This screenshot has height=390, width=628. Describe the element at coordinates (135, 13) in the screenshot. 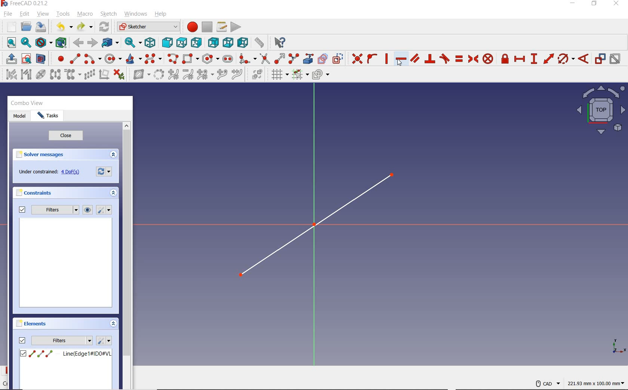

I see `WINDOWS` at that location.